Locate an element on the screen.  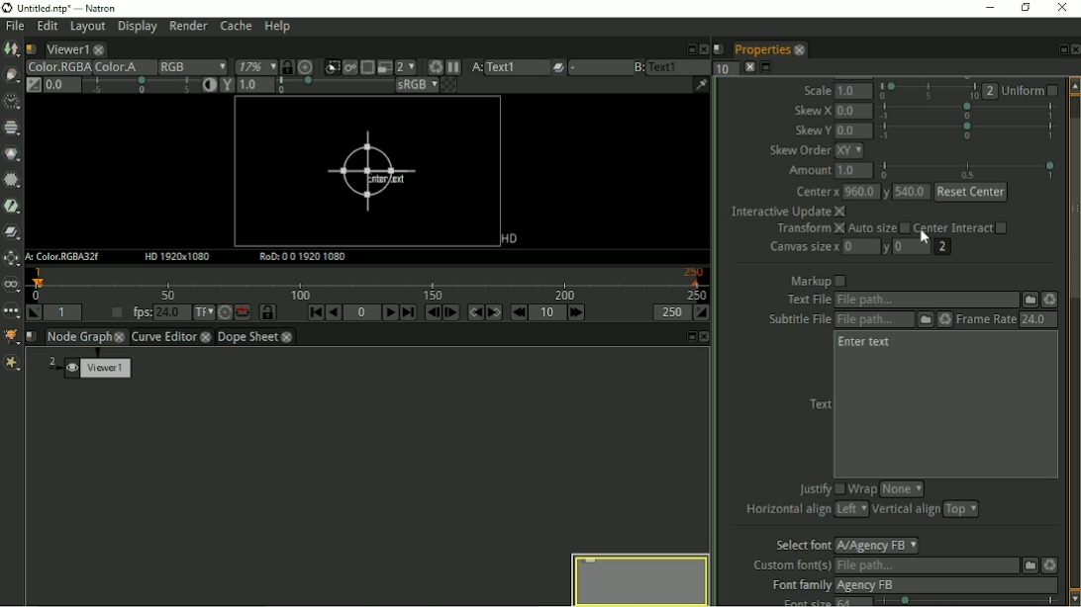
Enter text is located at coordinates (371, 173).